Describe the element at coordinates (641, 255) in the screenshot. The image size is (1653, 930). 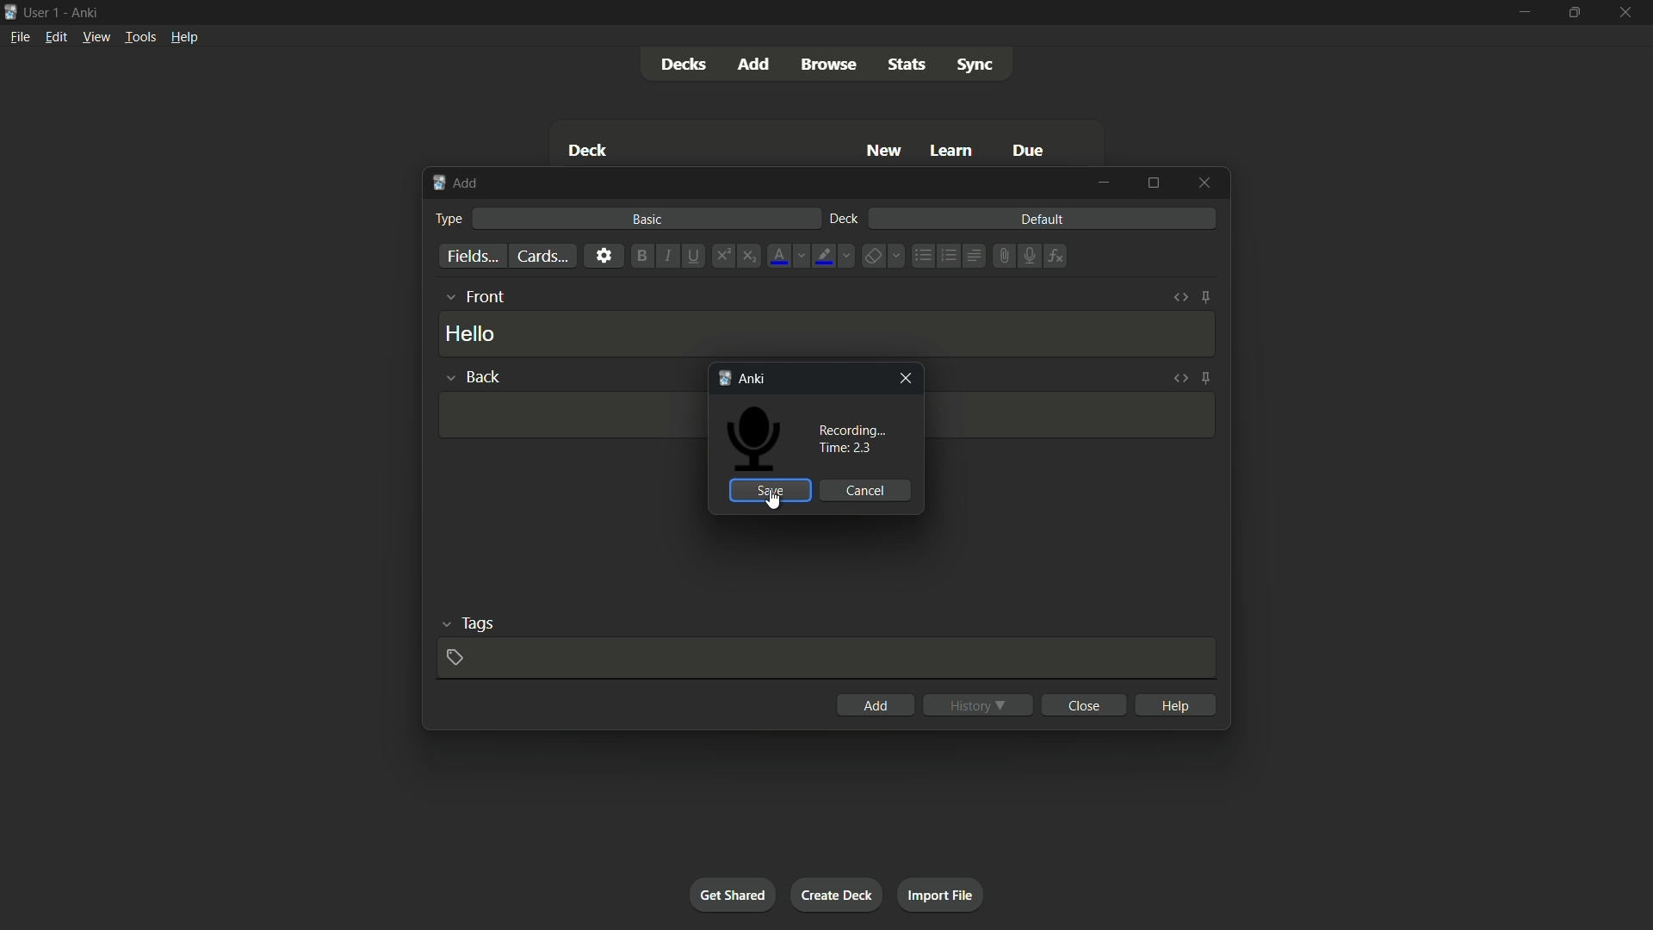
I see `bold` at that location.